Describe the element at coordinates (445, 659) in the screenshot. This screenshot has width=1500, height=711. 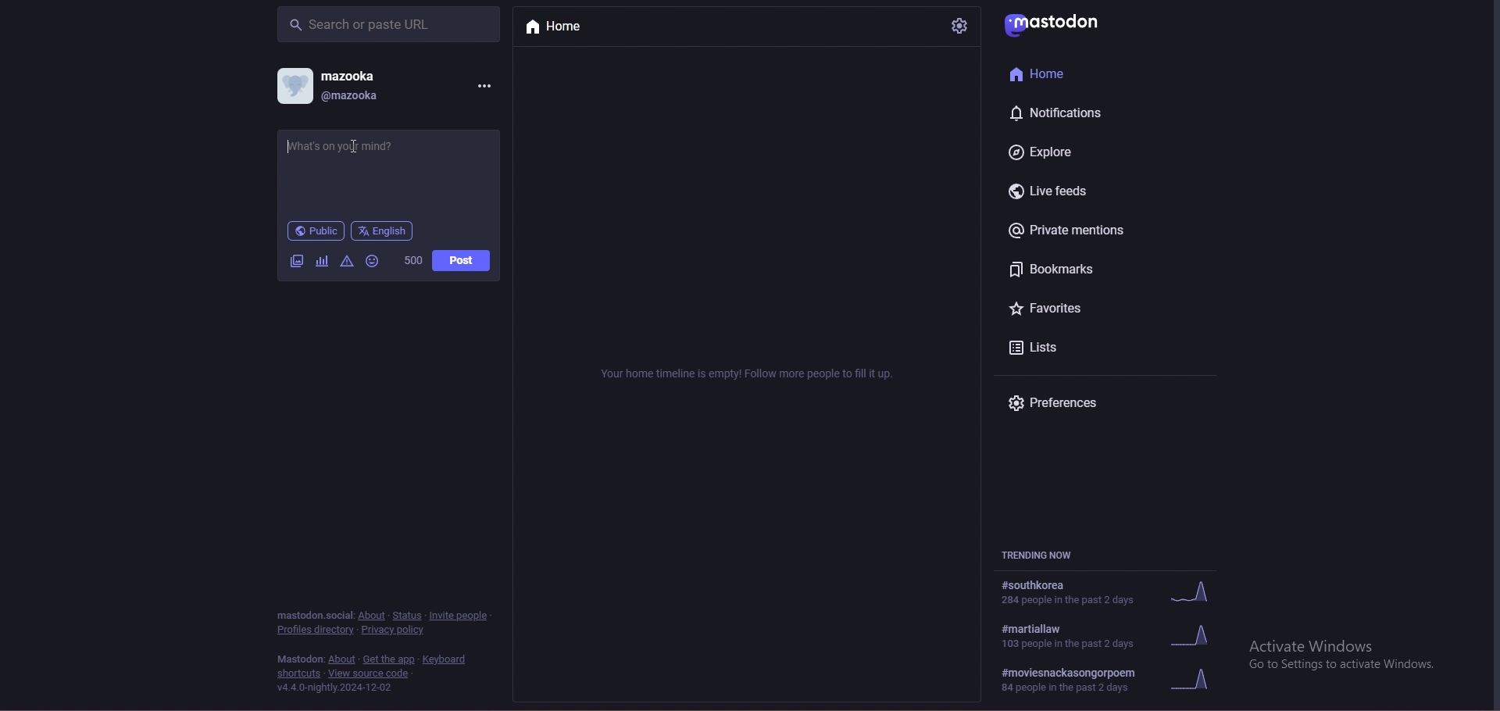
I see `keyboard` at that location.